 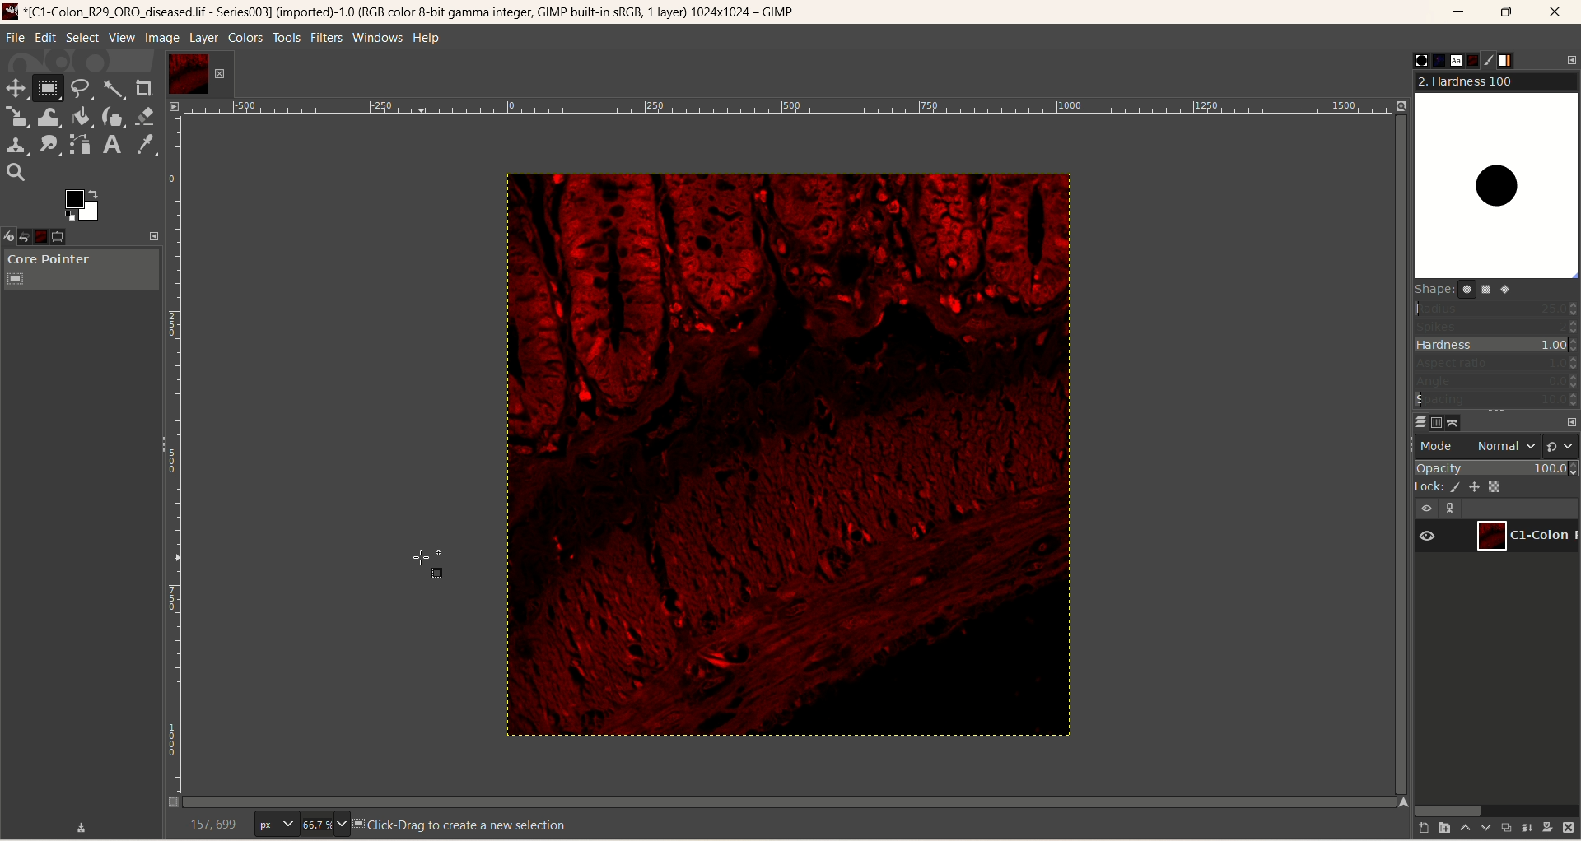 What do you see at coordinates (1459, 15) in the screenshot?
I see `minimize` at bounding box center [1459, 15].